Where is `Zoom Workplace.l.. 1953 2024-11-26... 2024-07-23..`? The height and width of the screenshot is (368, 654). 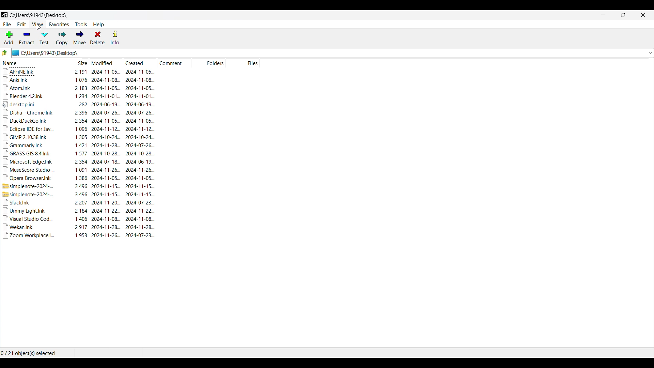
Zoom Workplace.l.. 1953 2024-11-26... 2024-07-23.. is located at coordinates (81, 237).